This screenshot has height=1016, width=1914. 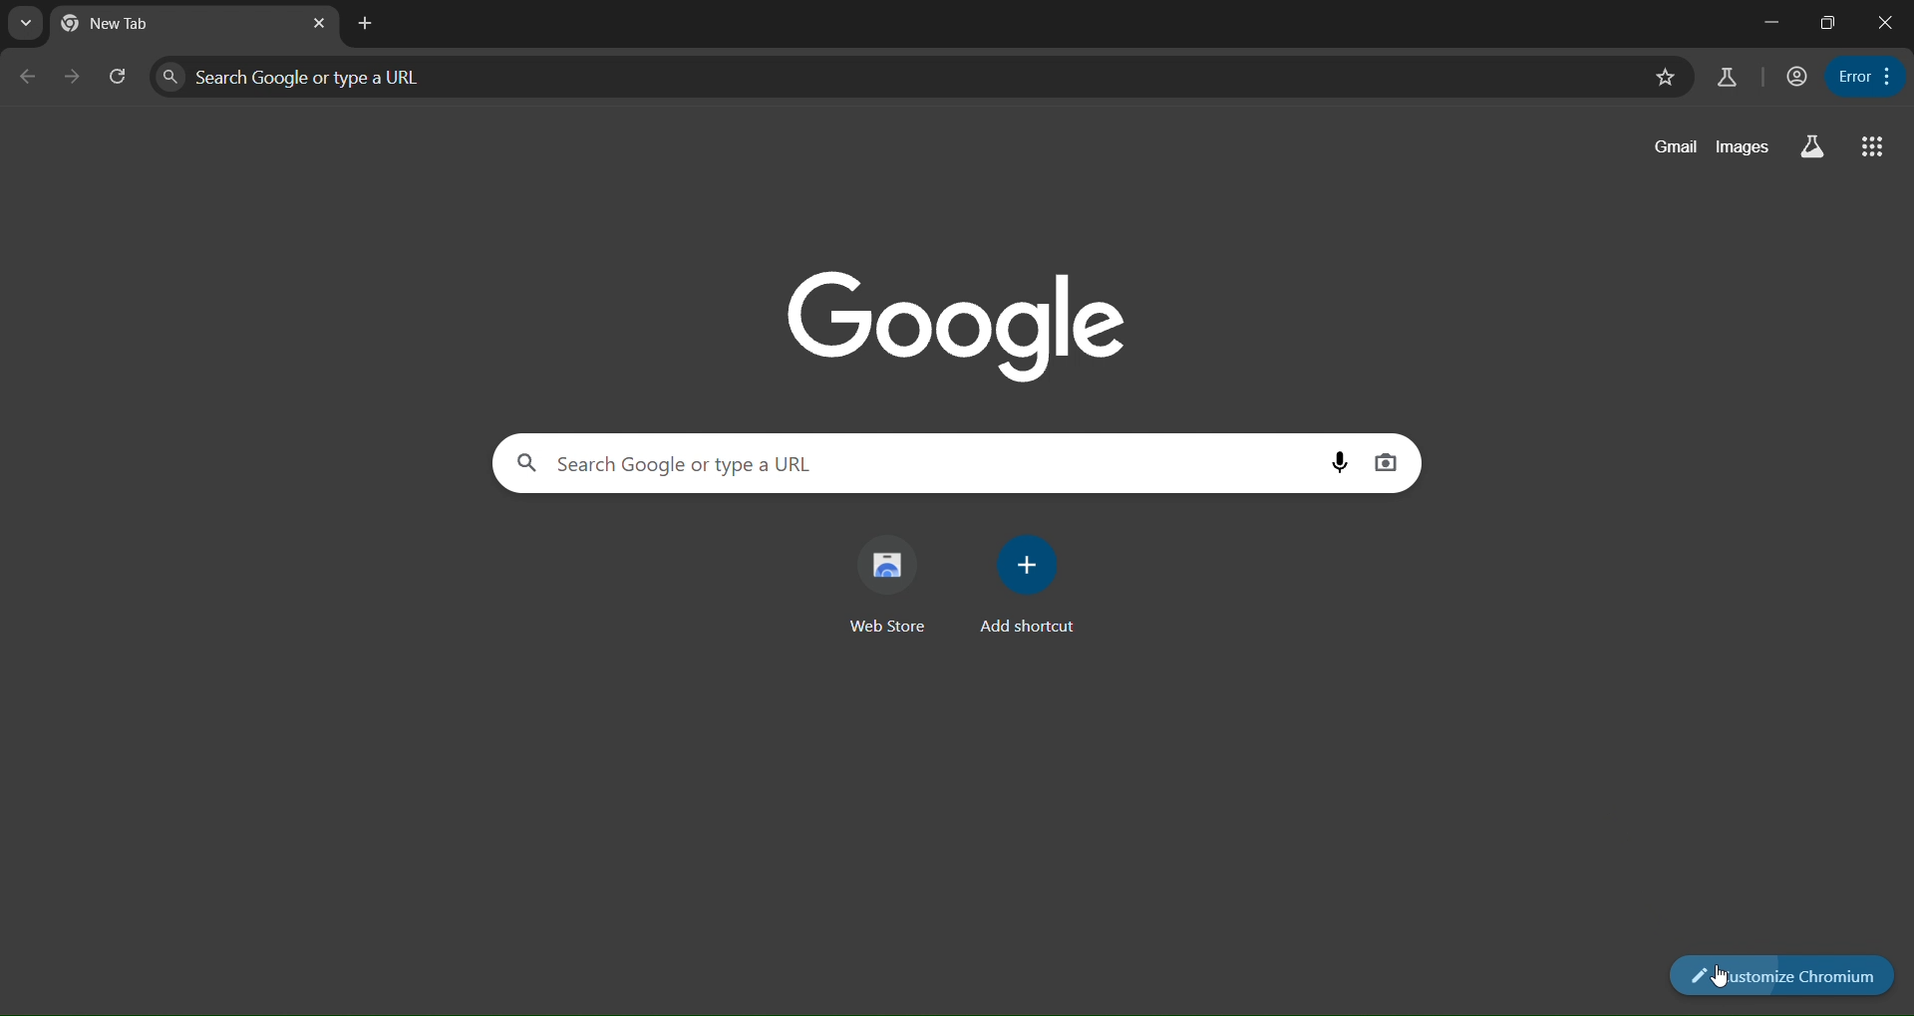 I want to click on voicesearch, so click(x=1386, y=464).